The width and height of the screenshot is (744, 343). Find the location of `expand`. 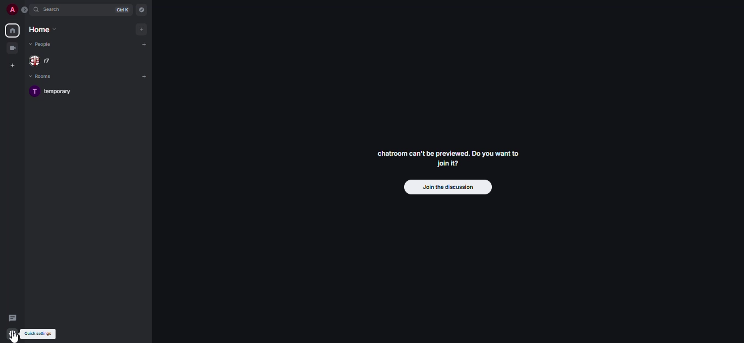

expand is located at coordinates (25, 10).